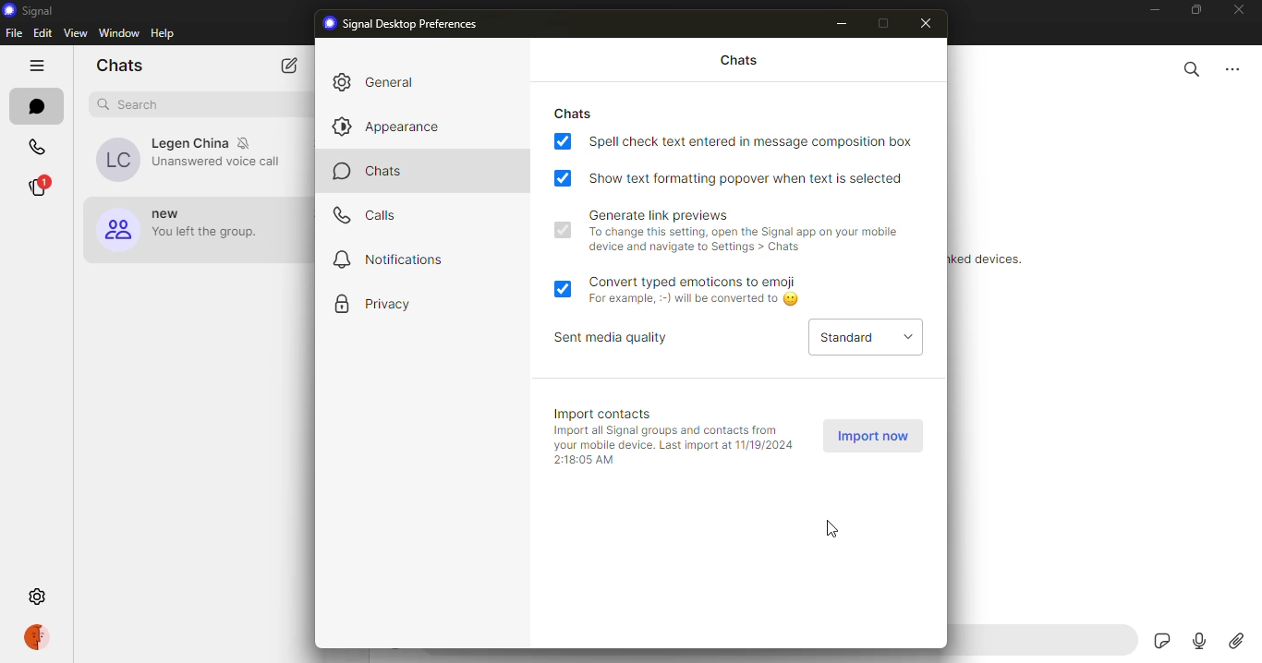 This screenshot has width=1262, height=663. Describe the element at coordinates (660, 215) in the screenshot. I see `generate link preview` at that location.